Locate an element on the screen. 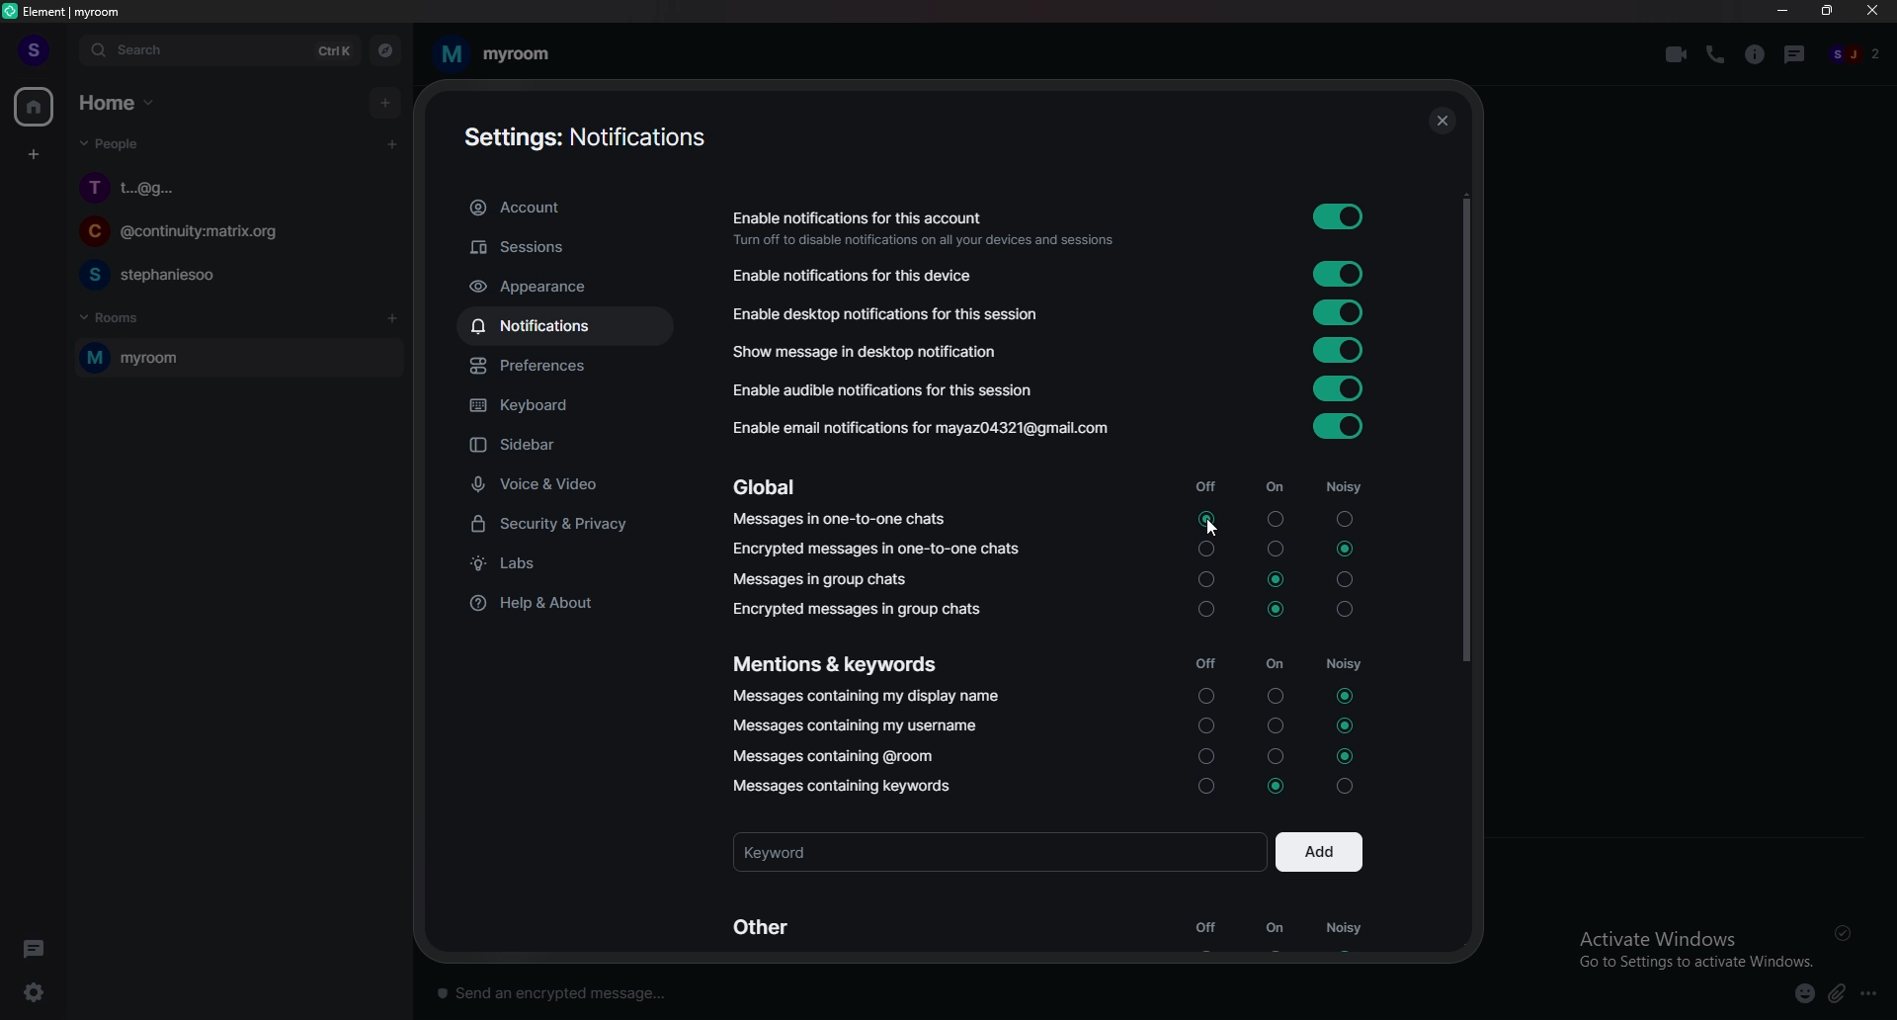 The image size is (1897, 1020). sessions is located at coordinates (566, 247).